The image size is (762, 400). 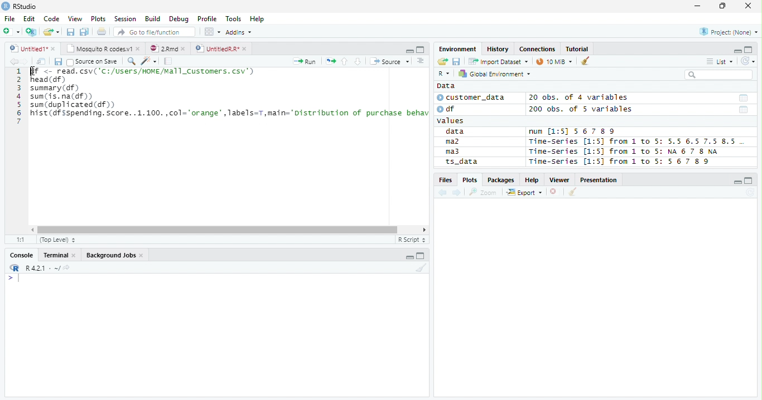 What do you see at coordinates (420, 49) in the screenshot?
I see `Maximize` at bounding box center [420, 49].